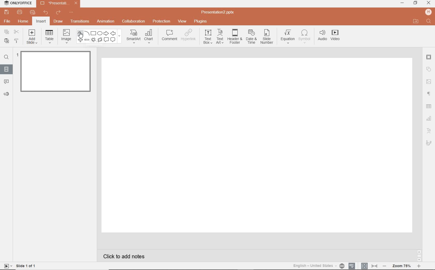 The image size is (435, 270). I want to click on MINIMIZE, so click(402, 3).